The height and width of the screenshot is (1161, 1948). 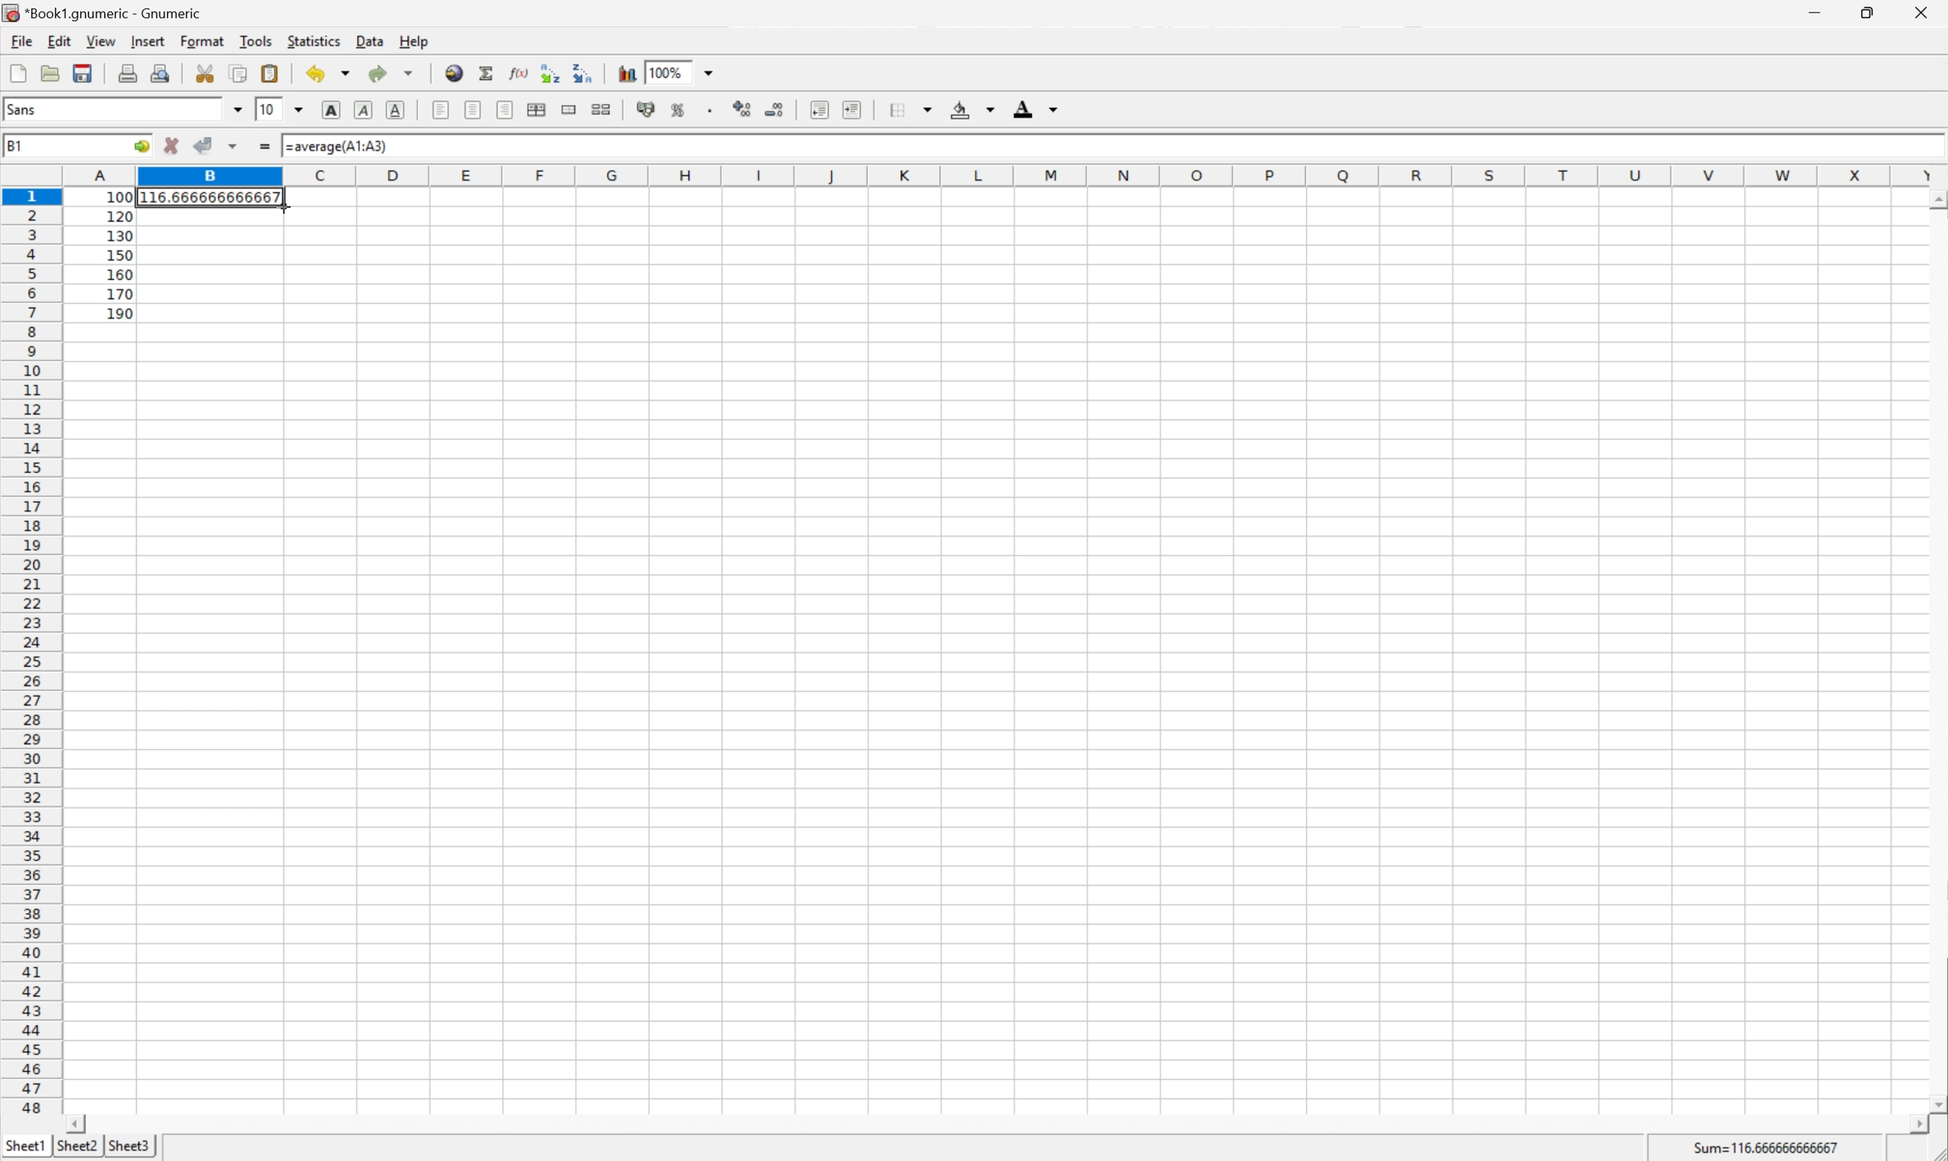 I want to click on Accept changes in multiple cells, so click(x=232, y=146).